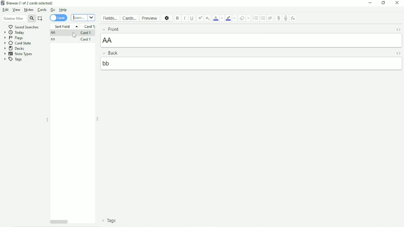 The image size is (404, 227). What do you see at coordinates (399, 30) in the screenshot?
I see `Toggle HTML Editor` at bounding box center [399, 30].